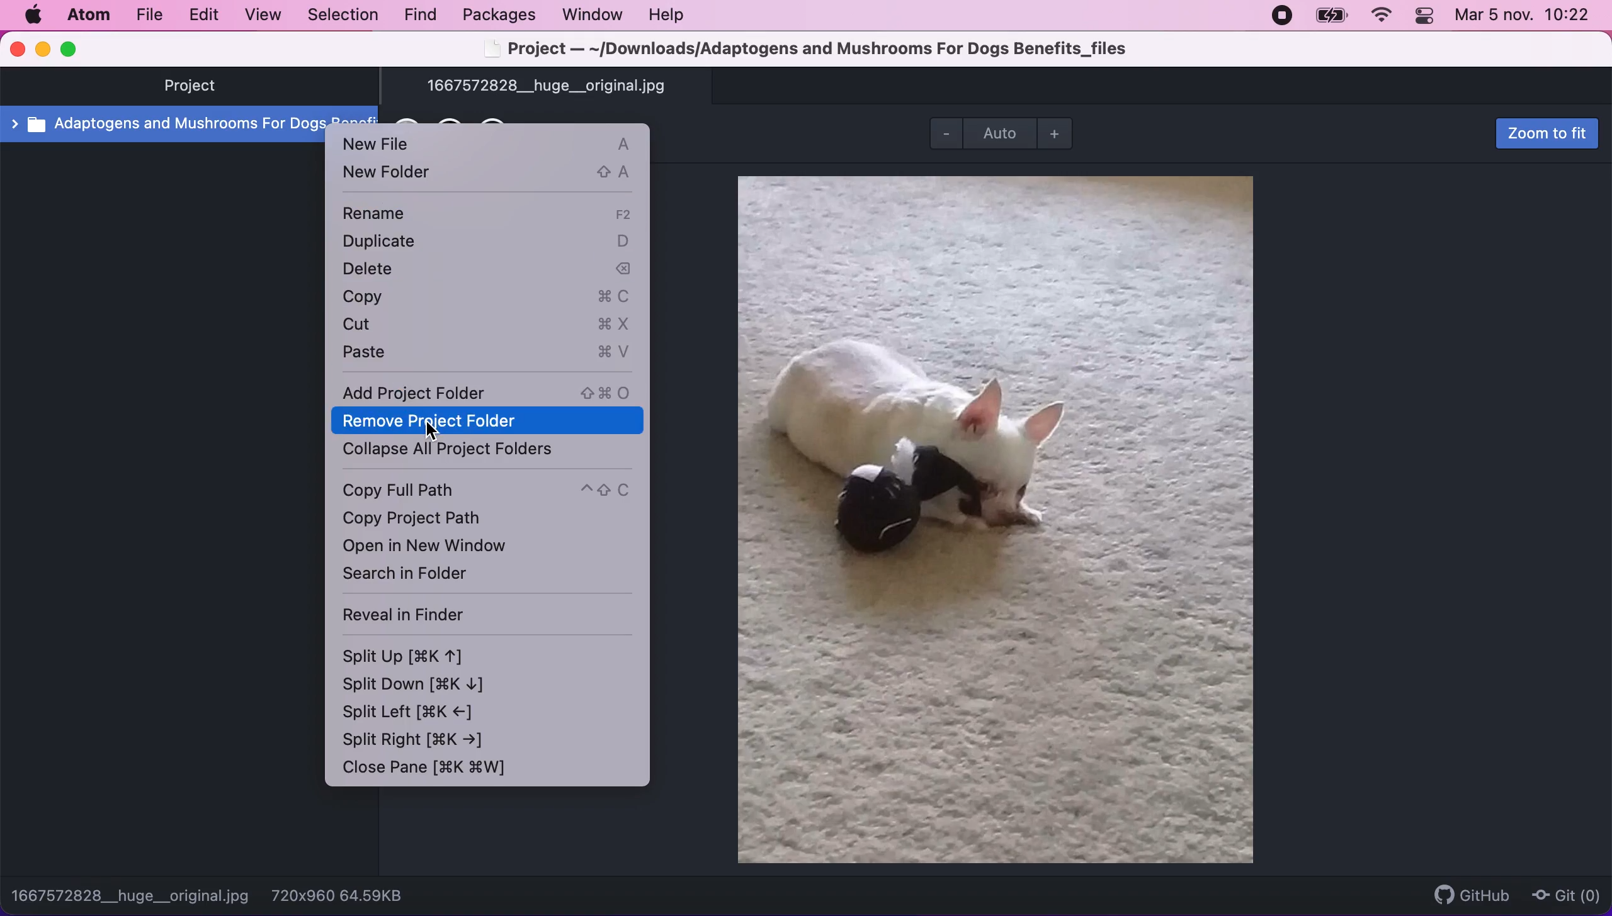 This screenshot has width=1612, height=916. I want to click on duplicate, so click(492, 242).